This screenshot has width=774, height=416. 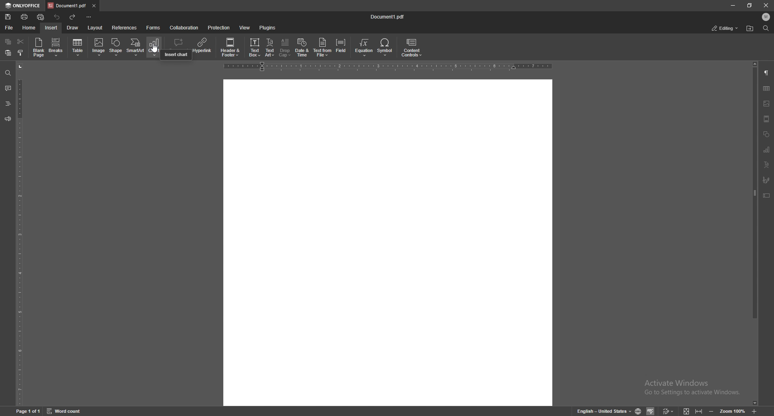 What do you see at coordinates (202, 47) in the screenshot?
I see `hyperlink` at bounding box center [202, 47].